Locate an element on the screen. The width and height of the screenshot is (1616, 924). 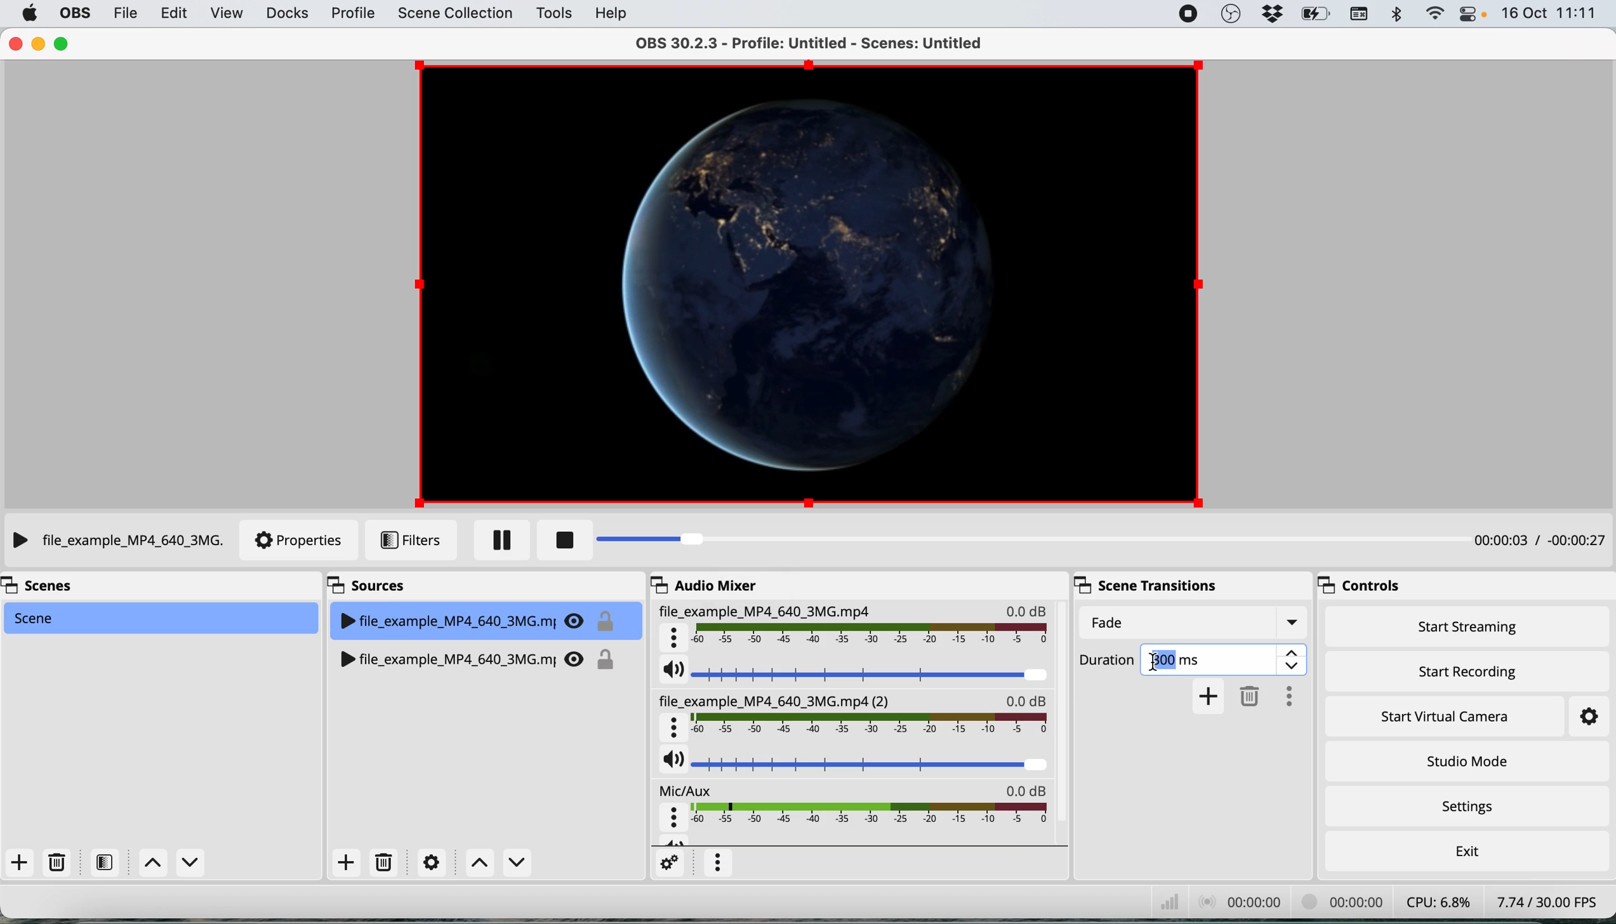
file is located at coordinates (124, 15).